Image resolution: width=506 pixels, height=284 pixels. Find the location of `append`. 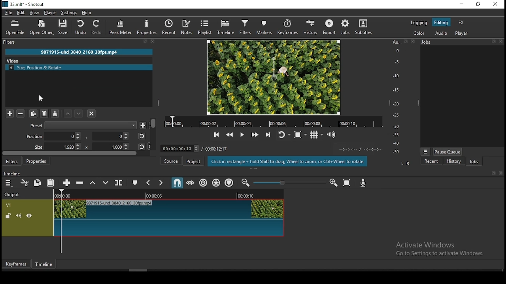

append is located at coordinates (68, 183).